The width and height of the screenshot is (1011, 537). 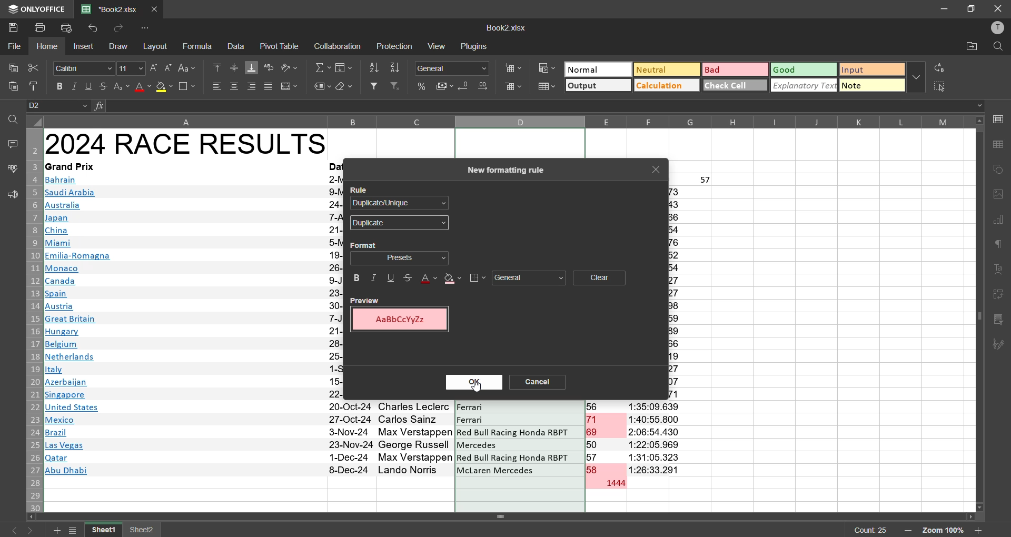 What do you see at coordinates (455, 68) in the screenshot?
I see `number format` at bounding box center [455, 68].